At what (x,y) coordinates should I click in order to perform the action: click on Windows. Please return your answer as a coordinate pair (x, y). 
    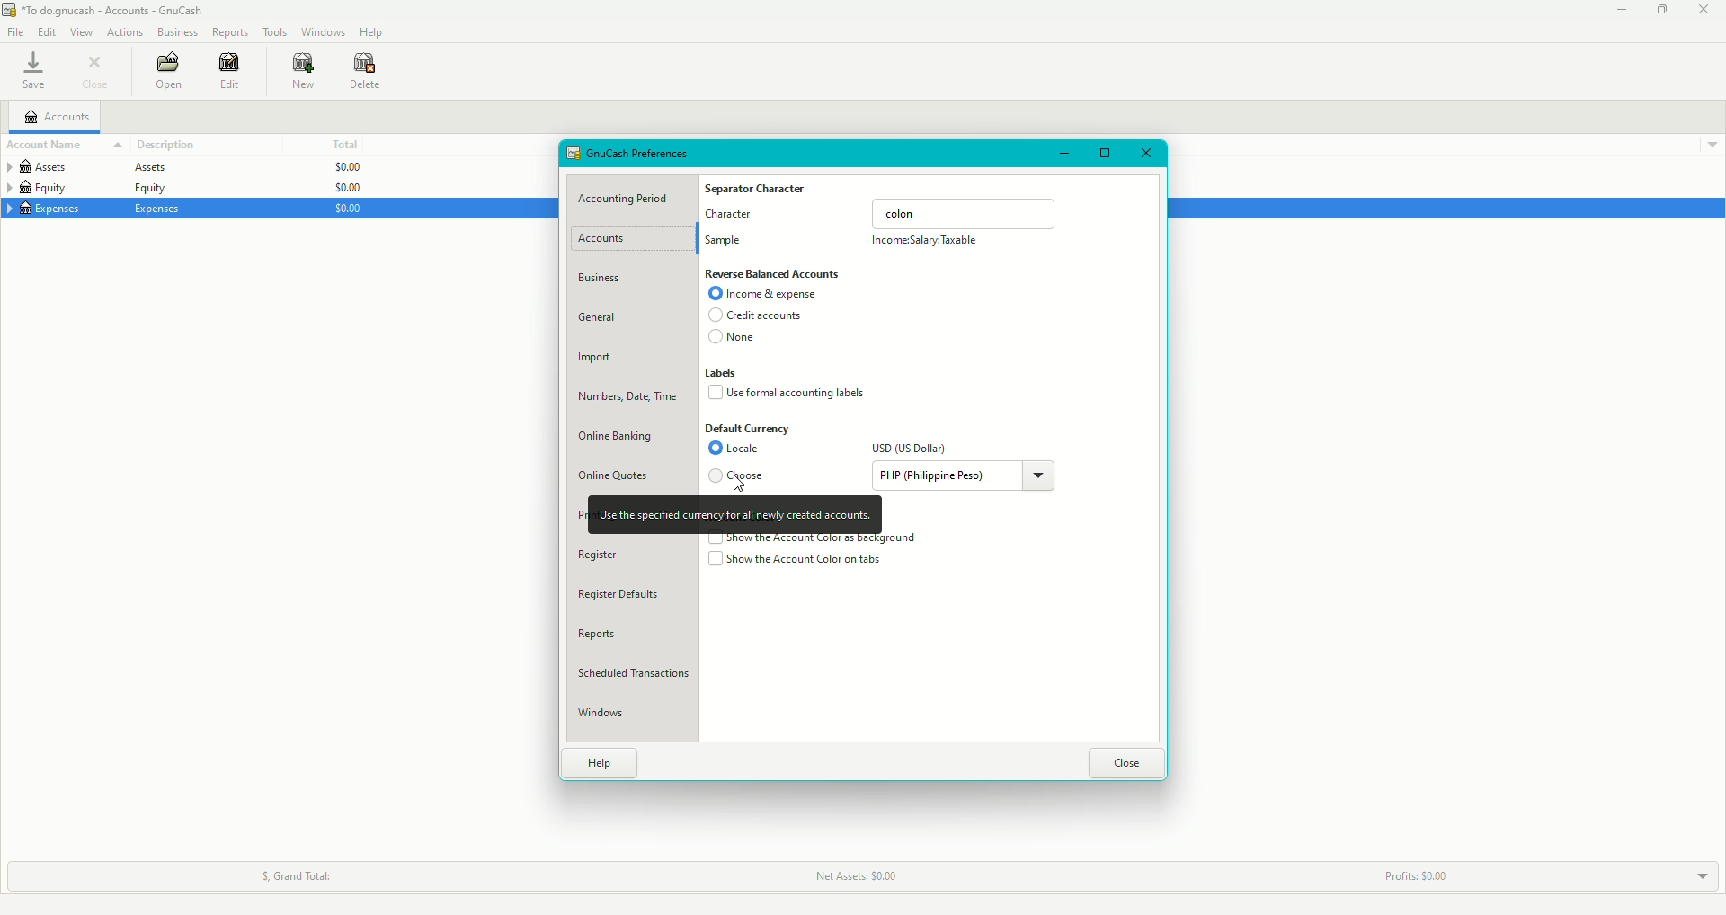
    Looking at the image, I should click on (324, 31).